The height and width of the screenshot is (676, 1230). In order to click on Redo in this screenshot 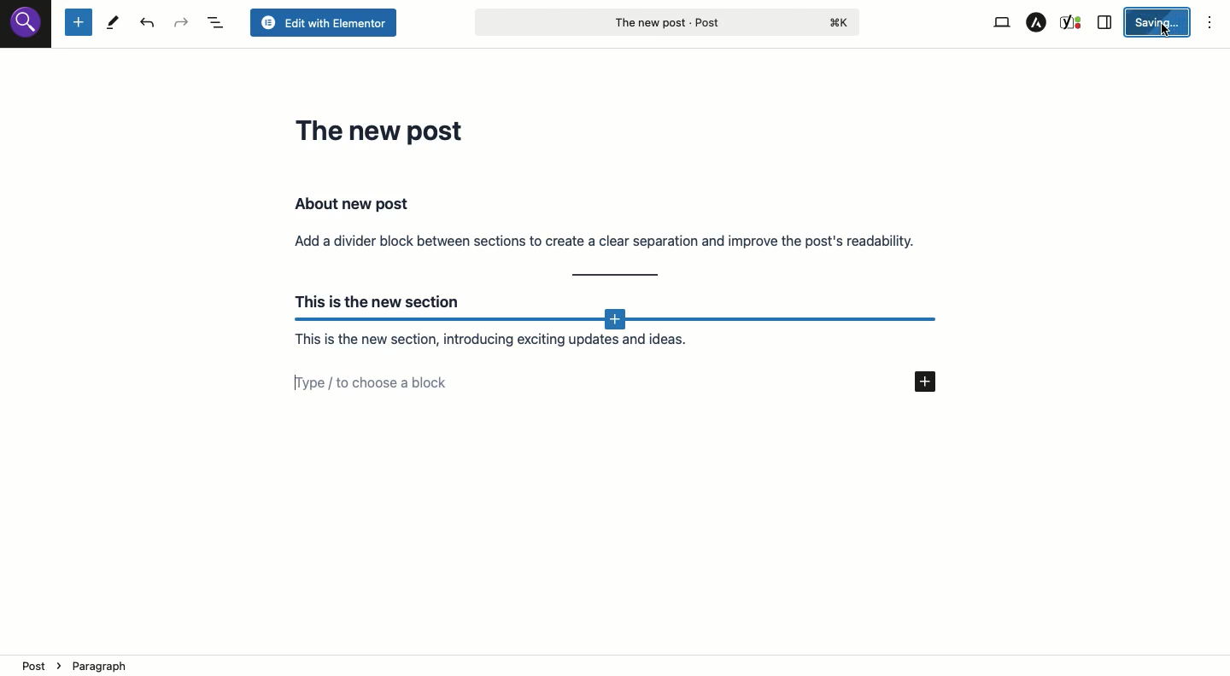, I will do `click(182, 23)`.